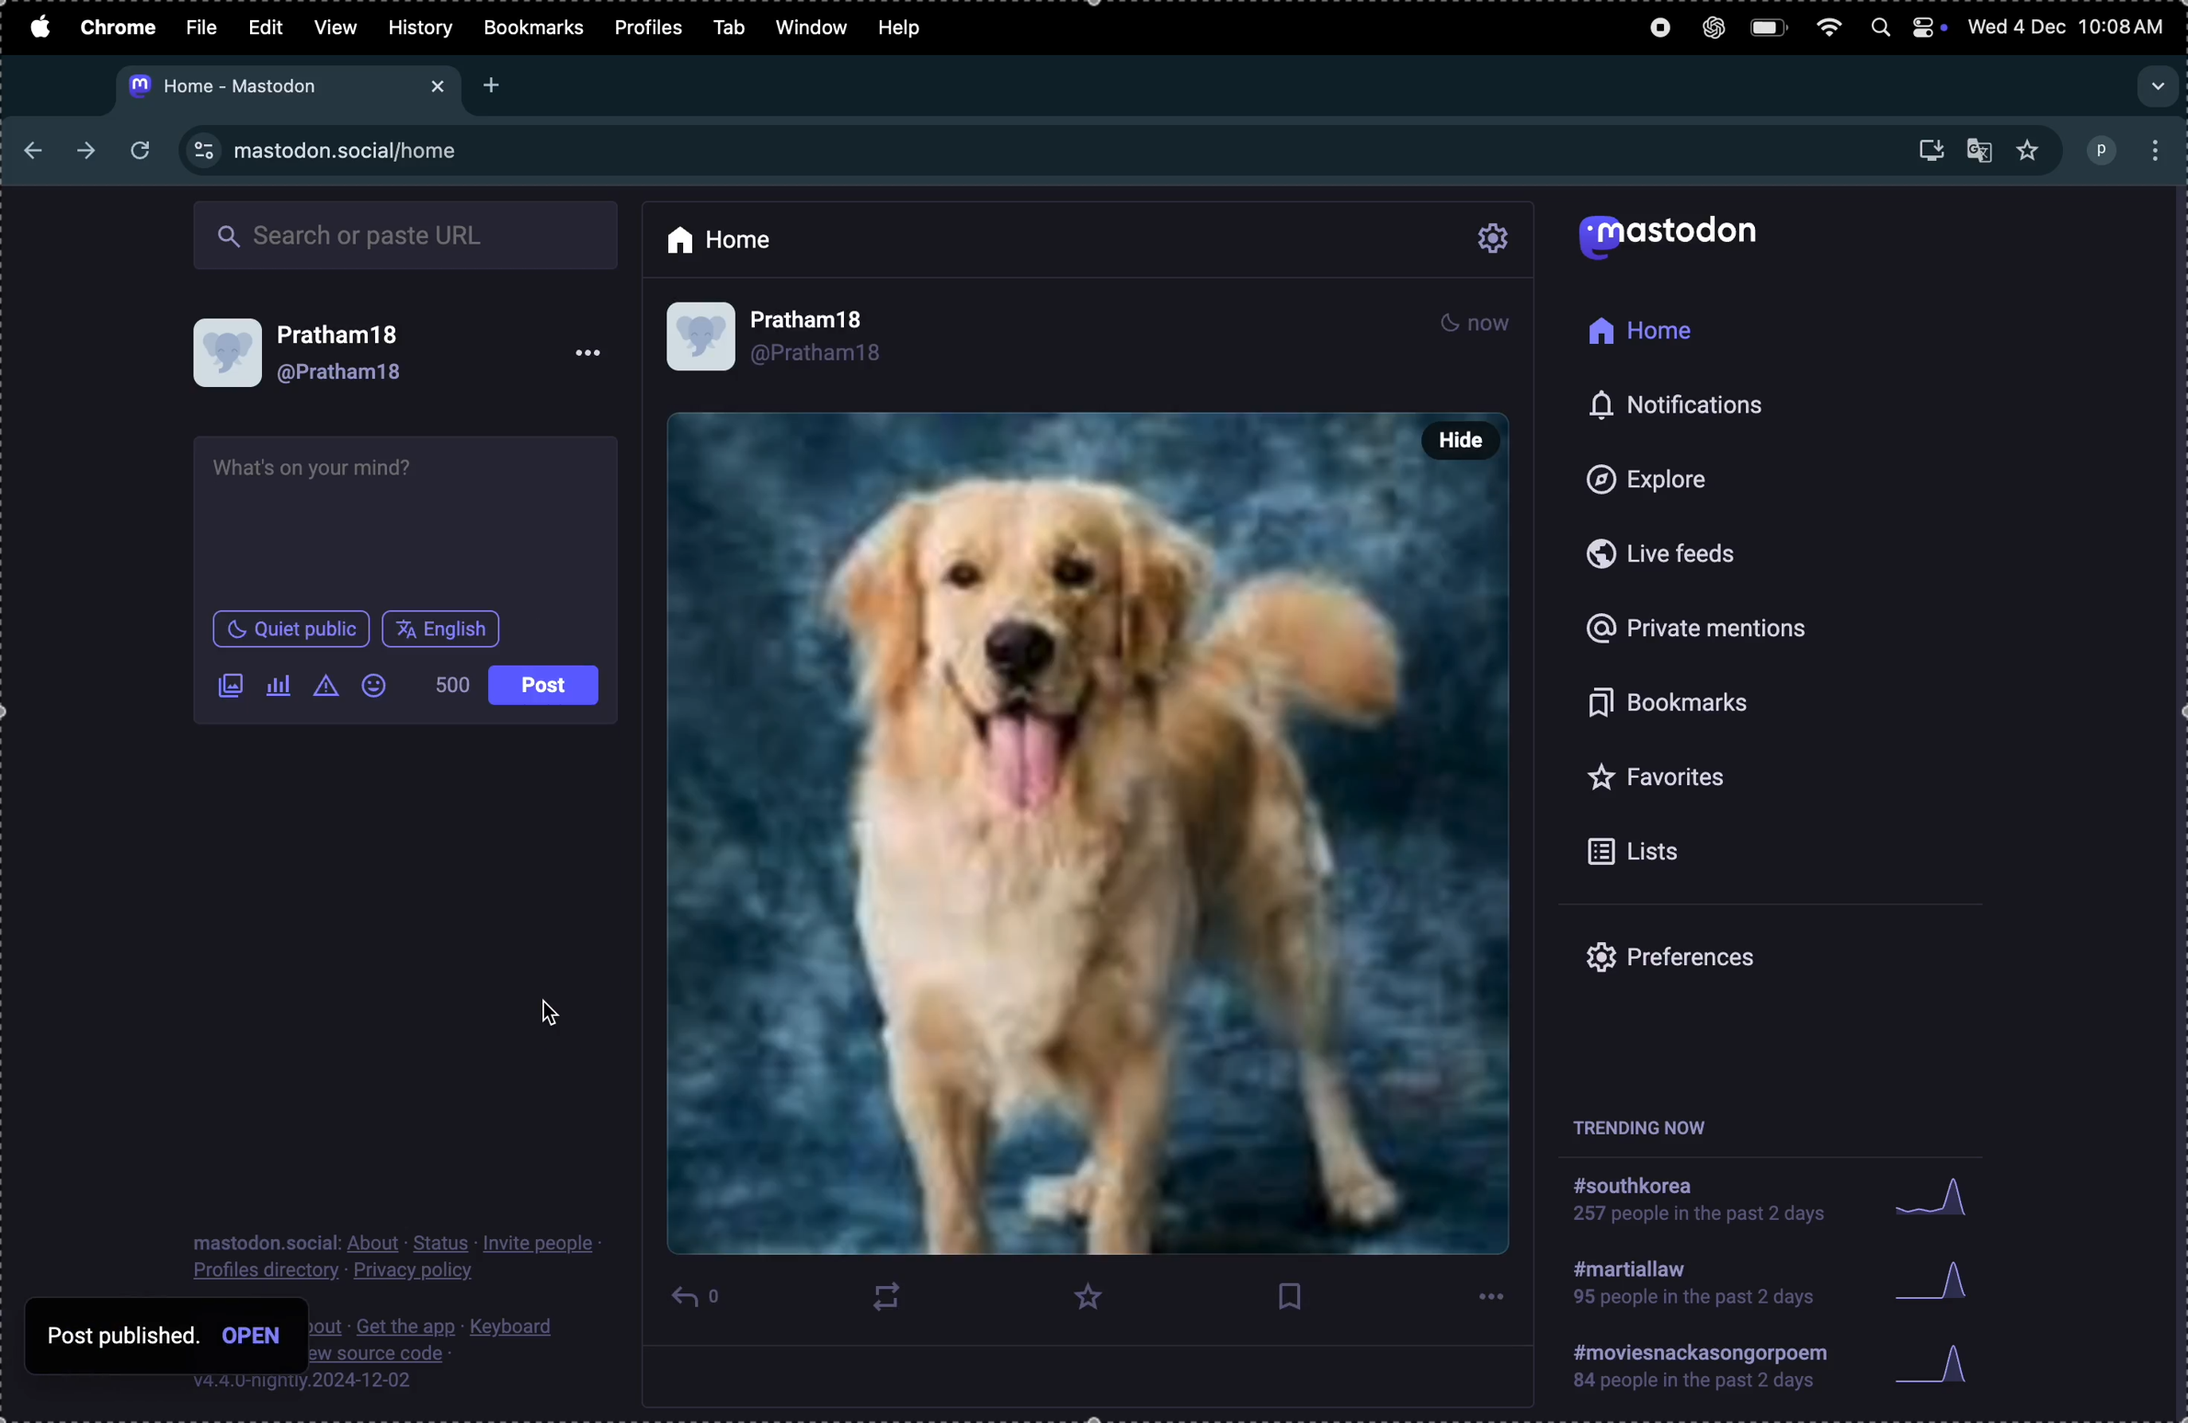 The width and height of the screenshot is (2188, 1423). I want to click on Filw, so click(201, 26).